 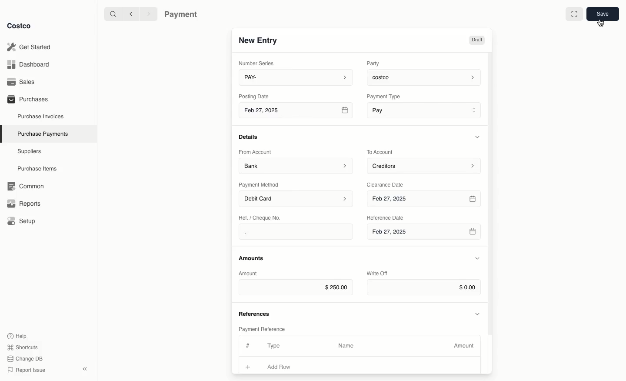 I want to click on Hide, so click(x=477, y=259).